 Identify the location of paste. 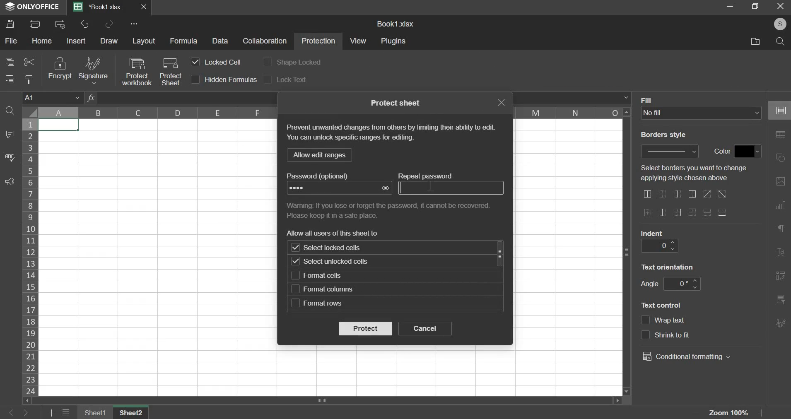
(10, 78).